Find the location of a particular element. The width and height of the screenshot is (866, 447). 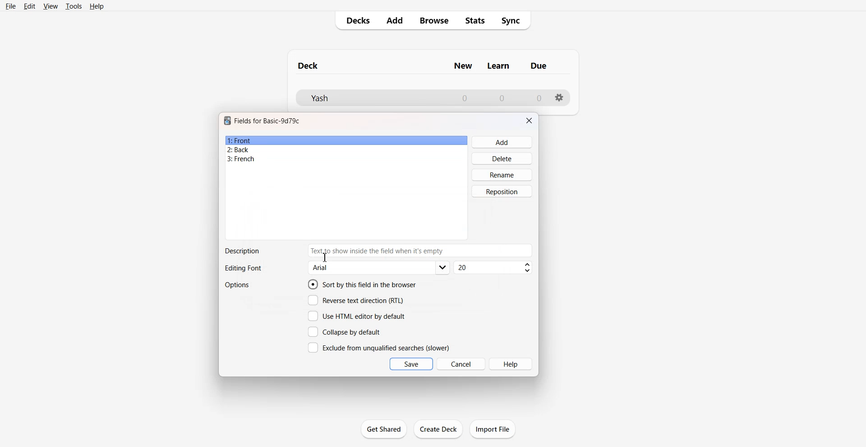

Text 1 is located at coordinates (267, 121).